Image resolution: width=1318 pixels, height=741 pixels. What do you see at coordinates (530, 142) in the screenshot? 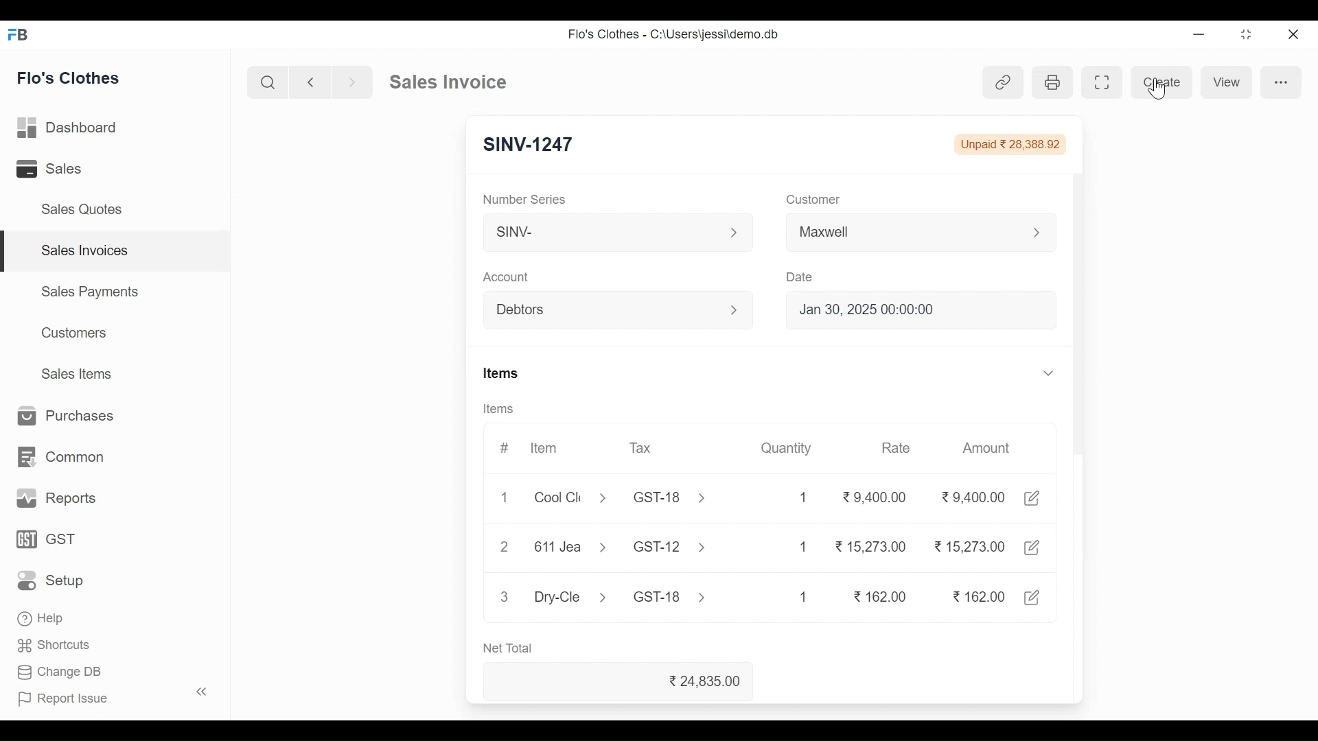
I see `SINV-1247` at bounding box center [530, 142].